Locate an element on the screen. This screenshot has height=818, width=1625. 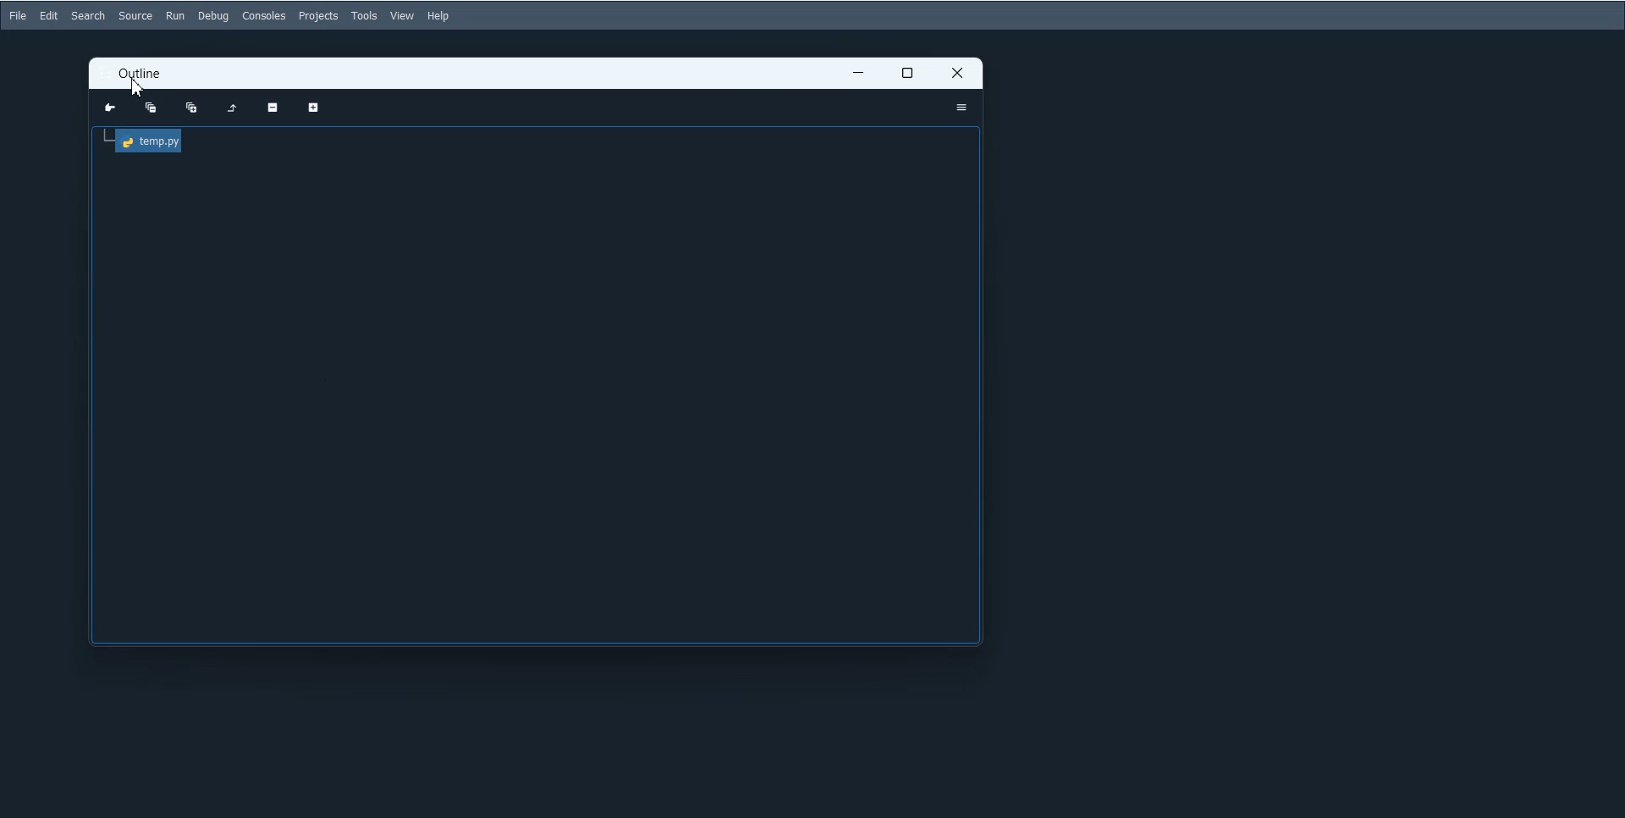
Run is located at coordinates (174, 15).